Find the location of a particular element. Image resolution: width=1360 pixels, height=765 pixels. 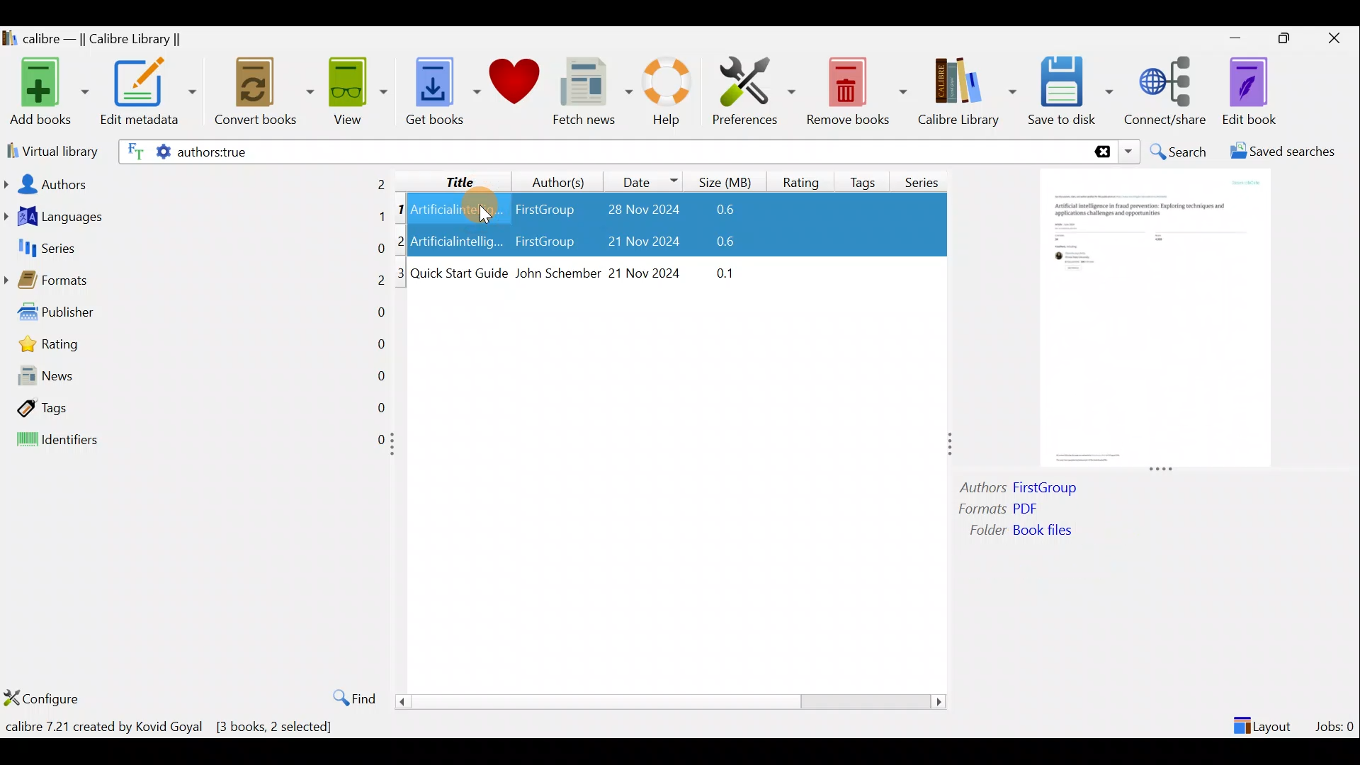

FirstGroup is located at coordinates (544, 207).